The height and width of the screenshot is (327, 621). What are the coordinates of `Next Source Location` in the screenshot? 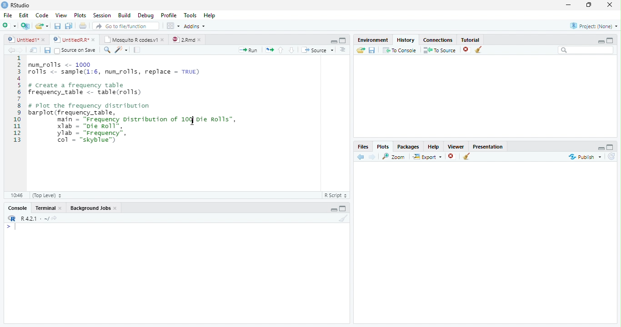 It's located at (20, 50).